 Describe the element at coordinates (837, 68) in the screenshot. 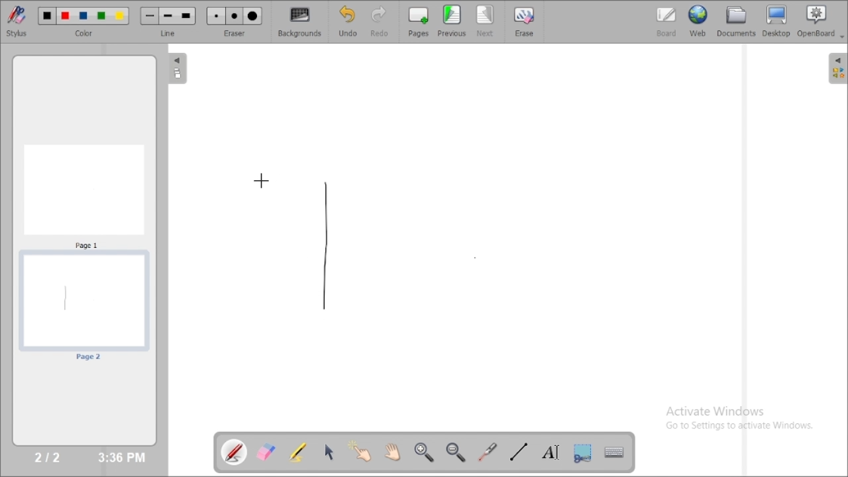

I see `The library` at that location.